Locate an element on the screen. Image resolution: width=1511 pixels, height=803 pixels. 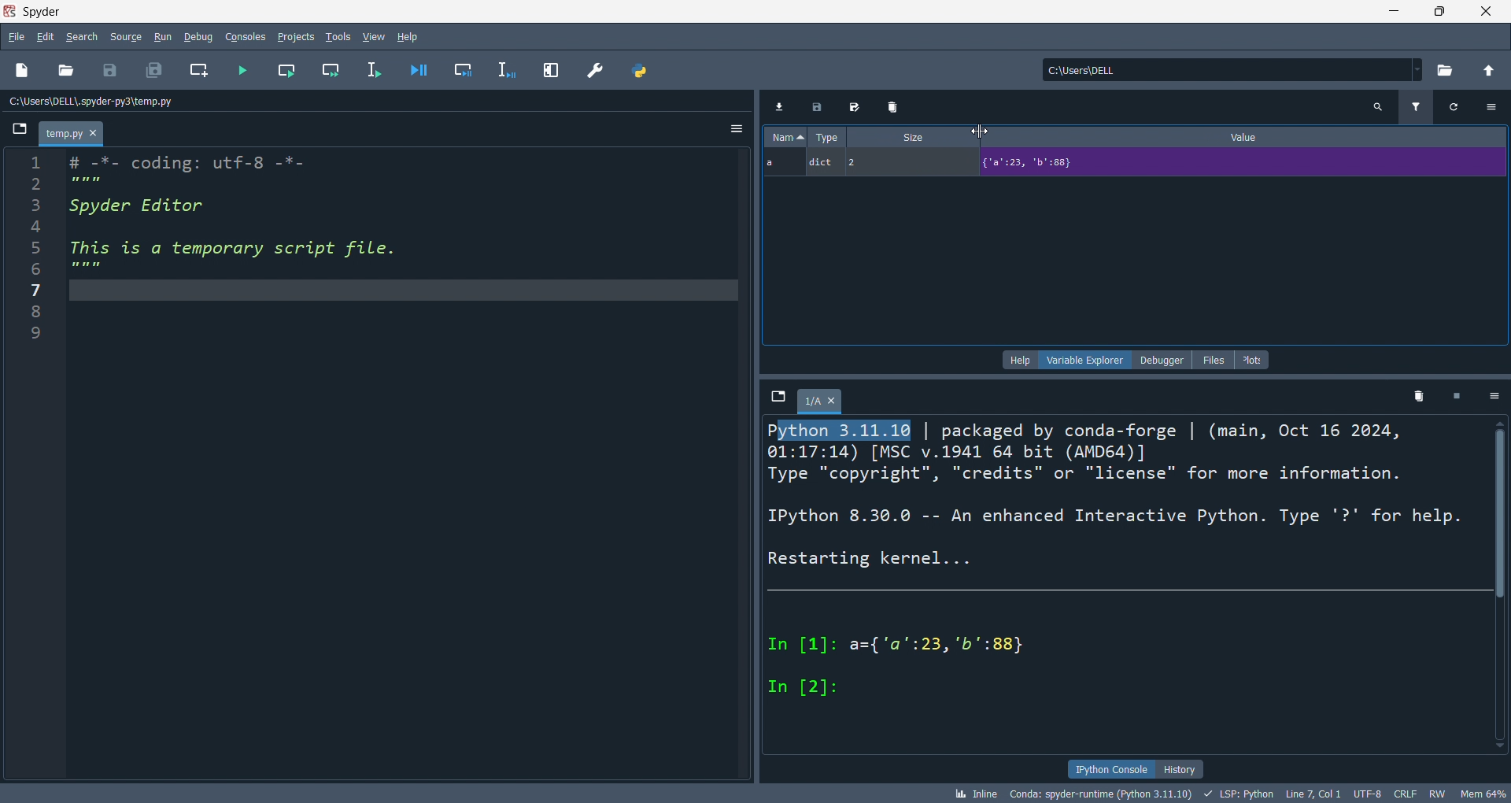
consoles is located at coordinates (239, 36).